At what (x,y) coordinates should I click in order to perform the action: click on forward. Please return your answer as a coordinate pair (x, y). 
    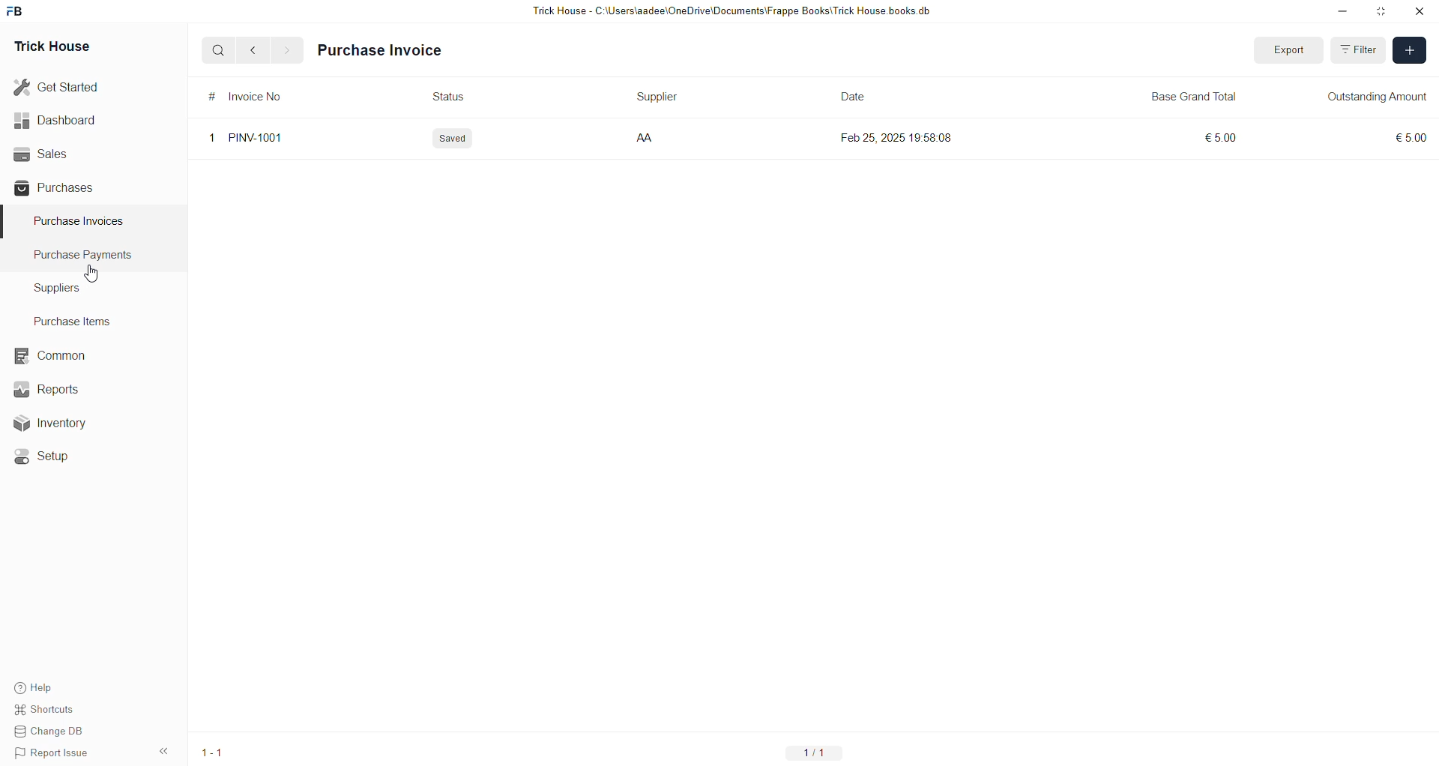
    Looking at the image, I should click on (286, 50).